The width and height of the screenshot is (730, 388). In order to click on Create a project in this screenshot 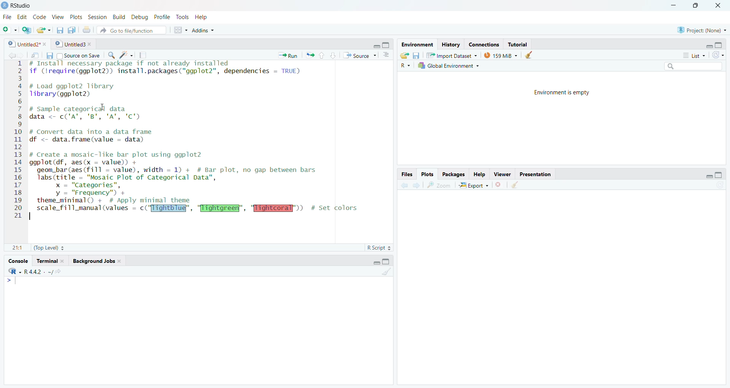, I will do `click(27, 30)`.